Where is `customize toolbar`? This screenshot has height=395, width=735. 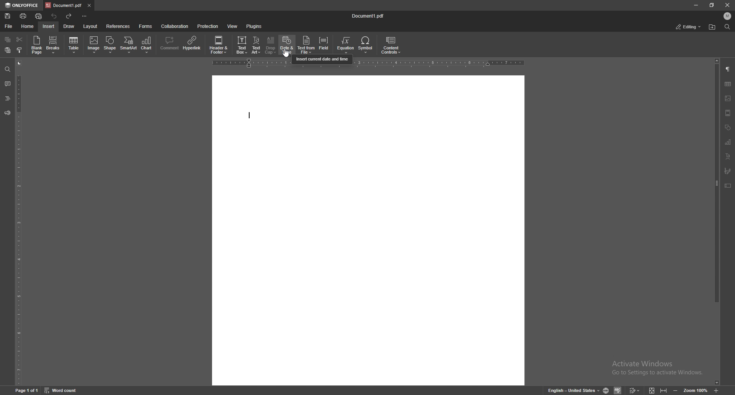 customize toolbar is located at coordinates (84, 16).